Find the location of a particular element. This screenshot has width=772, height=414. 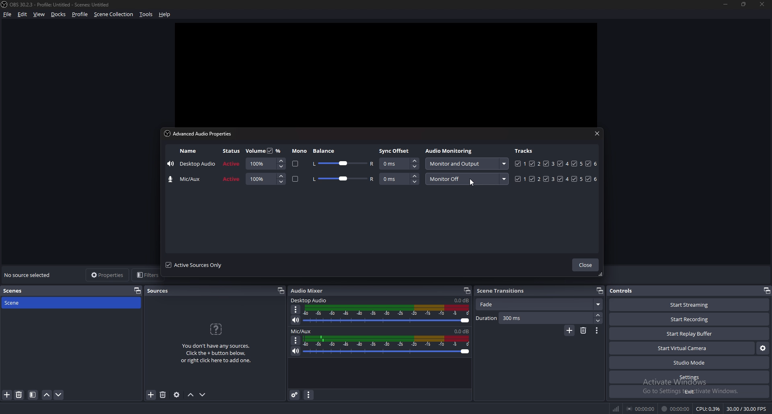

remove filter is located at coordinates (19, 395).